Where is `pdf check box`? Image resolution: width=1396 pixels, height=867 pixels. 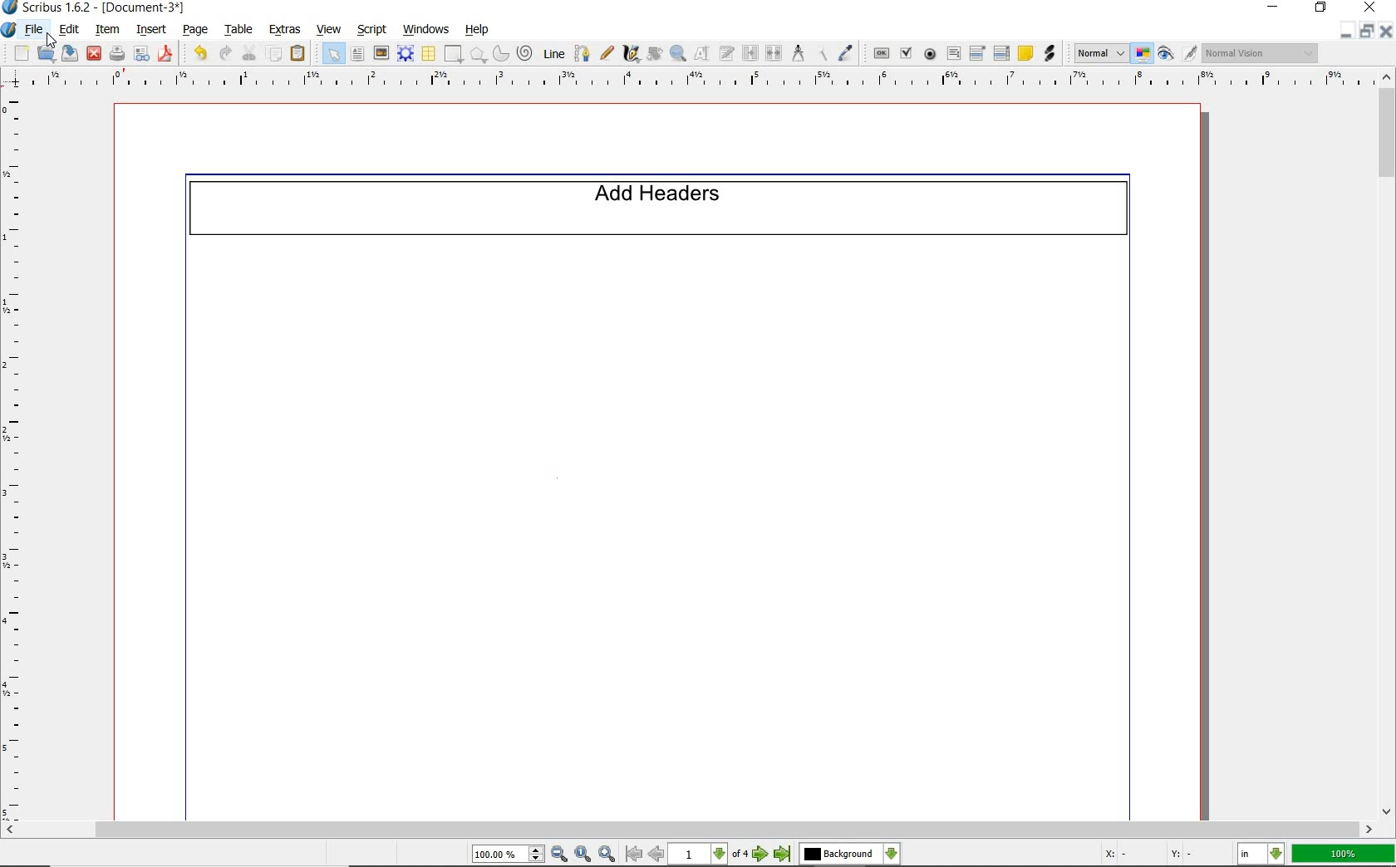 pdf check box is located at coordinates (905, 51).